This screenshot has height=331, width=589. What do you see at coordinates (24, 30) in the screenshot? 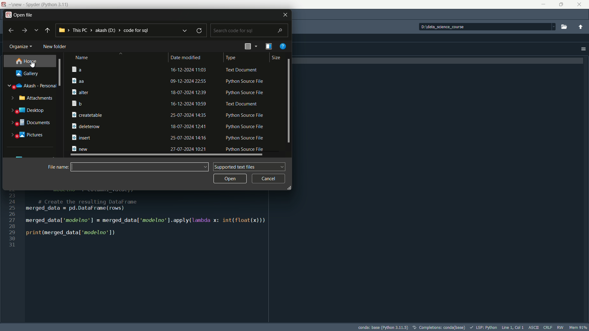
I see `forward` at bounding box center [24, 30].